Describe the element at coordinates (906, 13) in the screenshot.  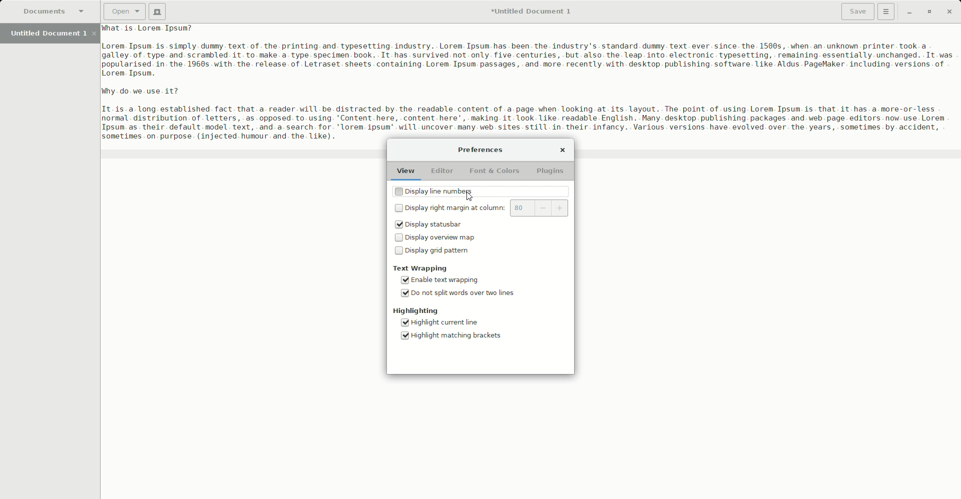
I see `Minimize` at that location.